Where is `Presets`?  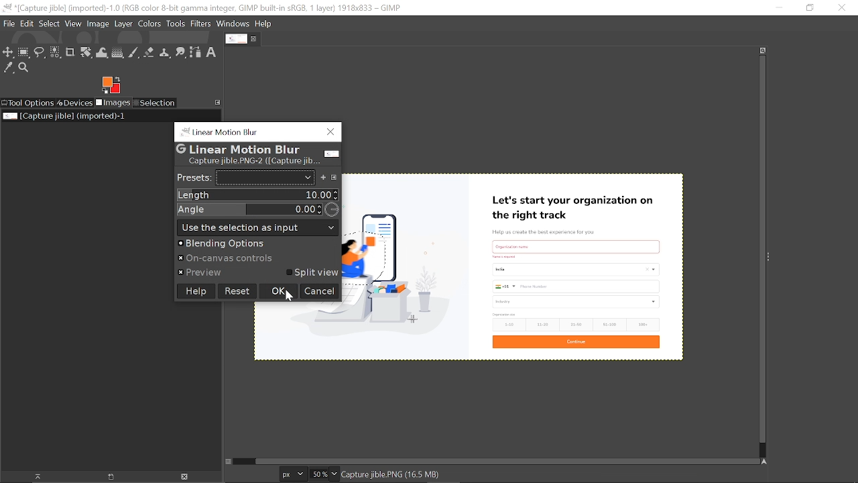 Presets is located at coordinates (265, 177).